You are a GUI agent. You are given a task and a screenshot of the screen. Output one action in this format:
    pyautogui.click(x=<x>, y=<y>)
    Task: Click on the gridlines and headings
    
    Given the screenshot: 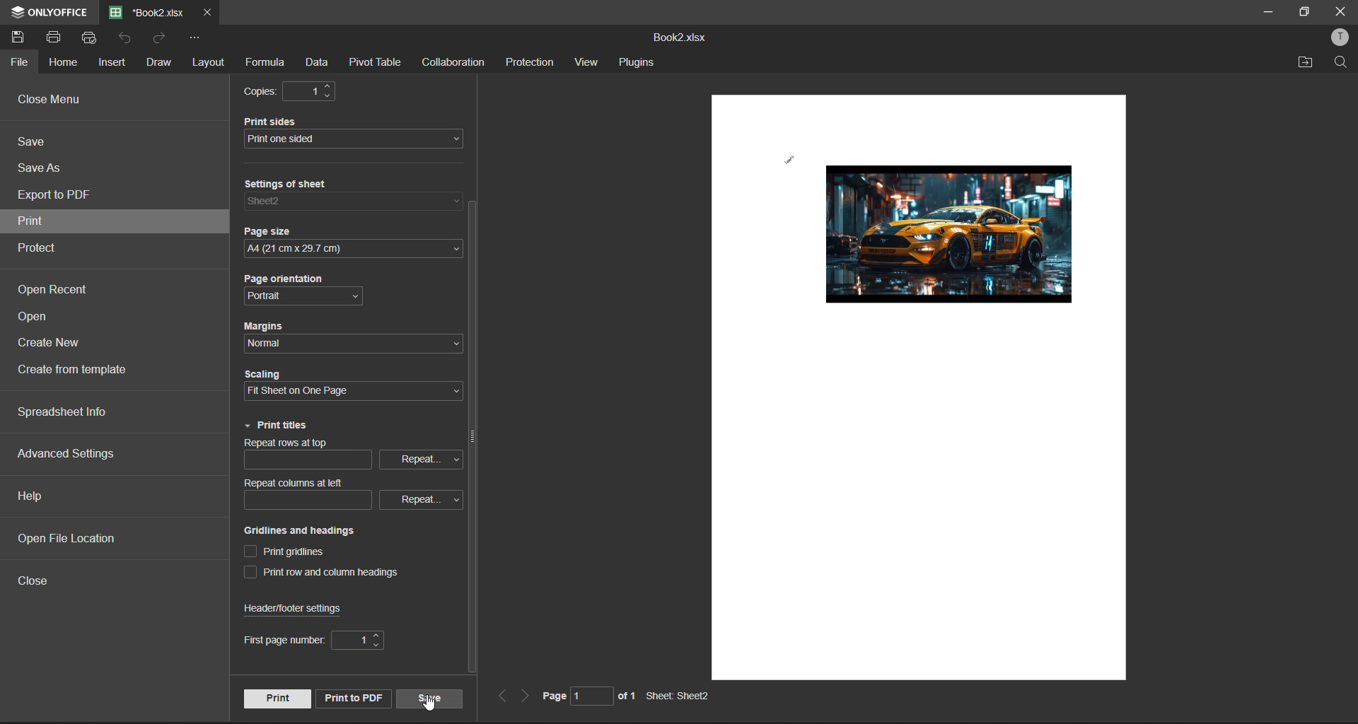 What is the action you would take?
    pyautogui.click(x=308, y=531)
    